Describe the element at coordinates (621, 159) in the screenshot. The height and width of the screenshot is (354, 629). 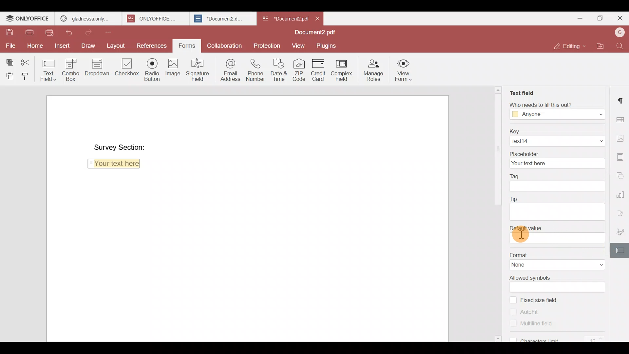
I see `Header & footer settings` at that location.